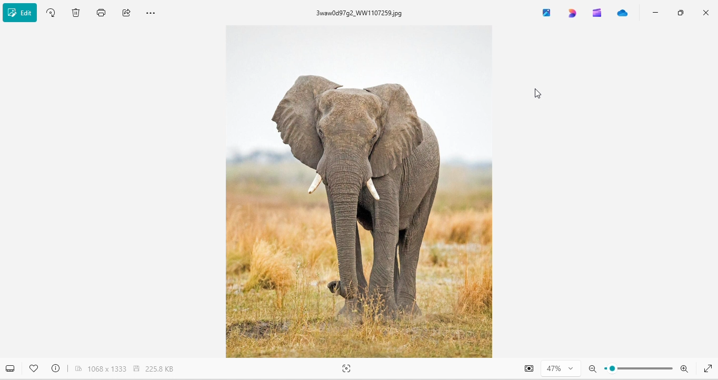 This screenshot has height=380, width=718. What do you see at coordinates (131, 369) in the screenshot?
I see `1068x1333    225.8 kb` at bounding box center [131, 369].